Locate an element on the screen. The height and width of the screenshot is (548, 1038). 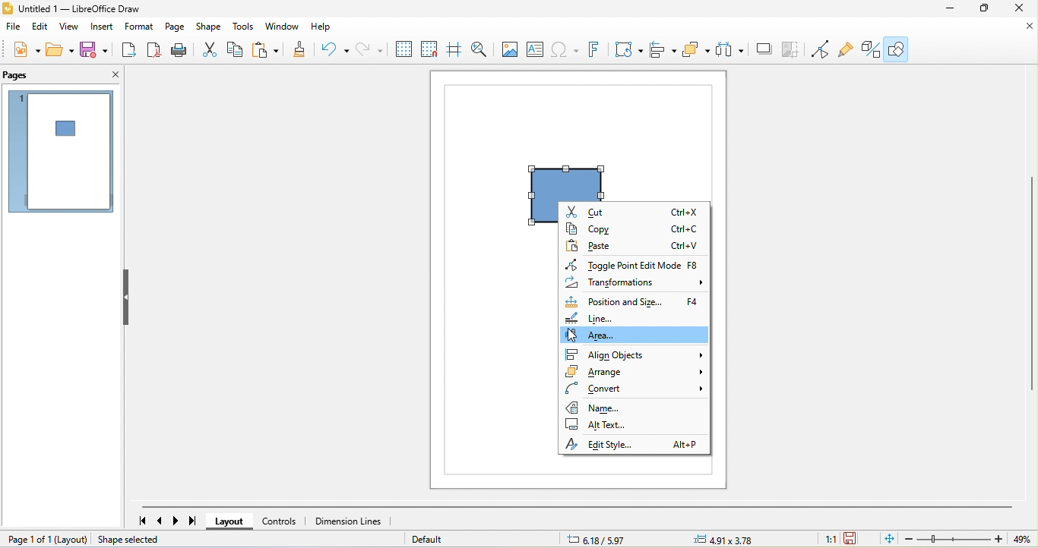
6.18/5.97 is located at coordinates (593, 540).